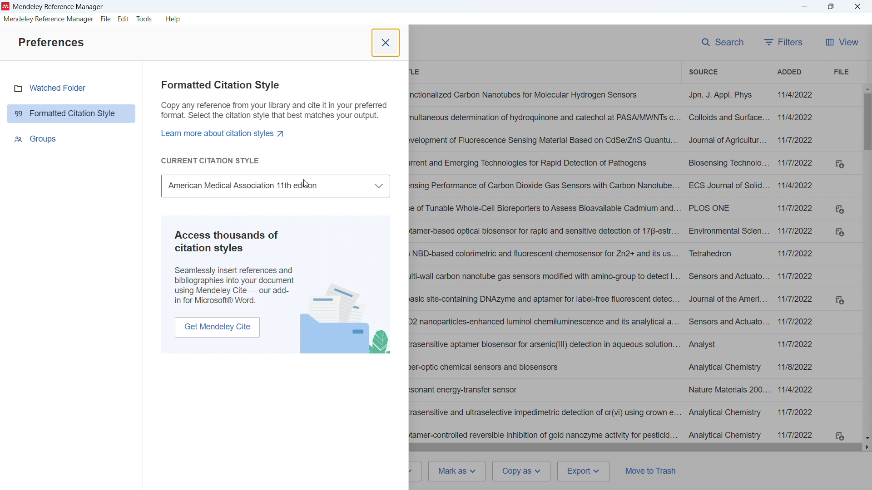 The image size is (872, 490). What do you see at coordinates (867, 447) in the screenshot?
I see `Scroll right` at bounding box center [867, 447].